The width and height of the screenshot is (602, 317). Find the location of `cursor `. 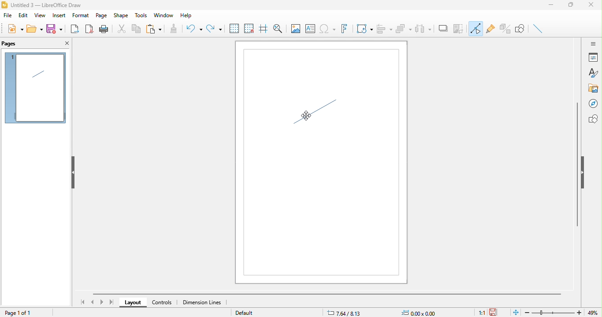

cursor  is located at coordinates (307, 115).